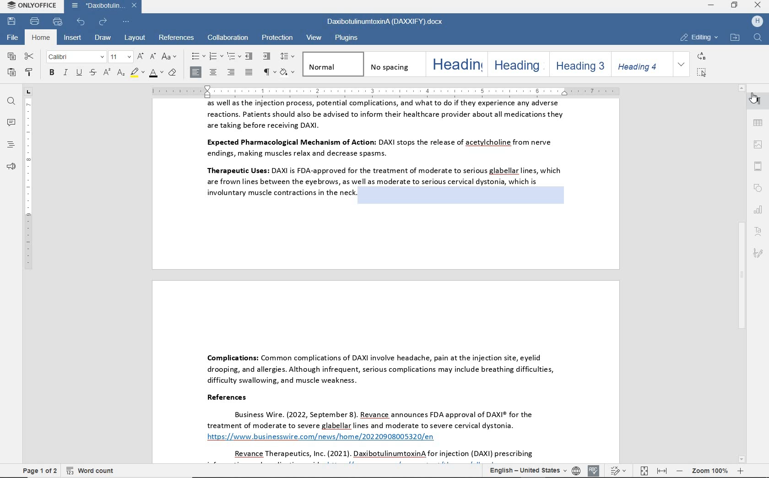 Image resolution: width=769 pixels, height=478 pixels. Describe the element at coordinates (156, 74) in the screenshot. I see `font color` at that location.